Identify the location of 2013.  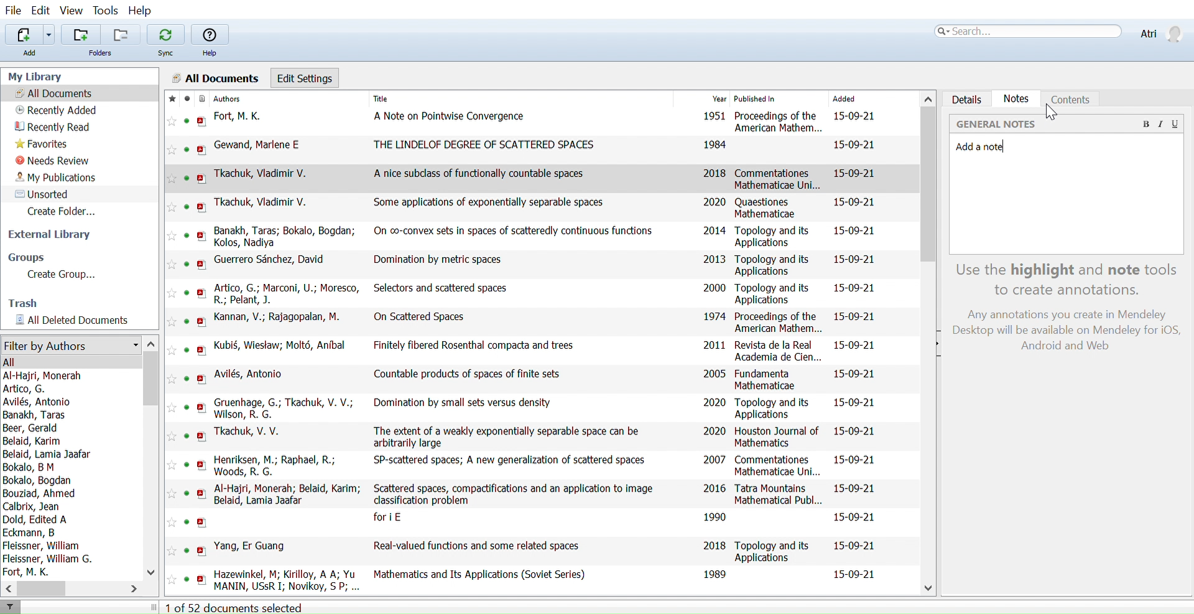
(715, 259).